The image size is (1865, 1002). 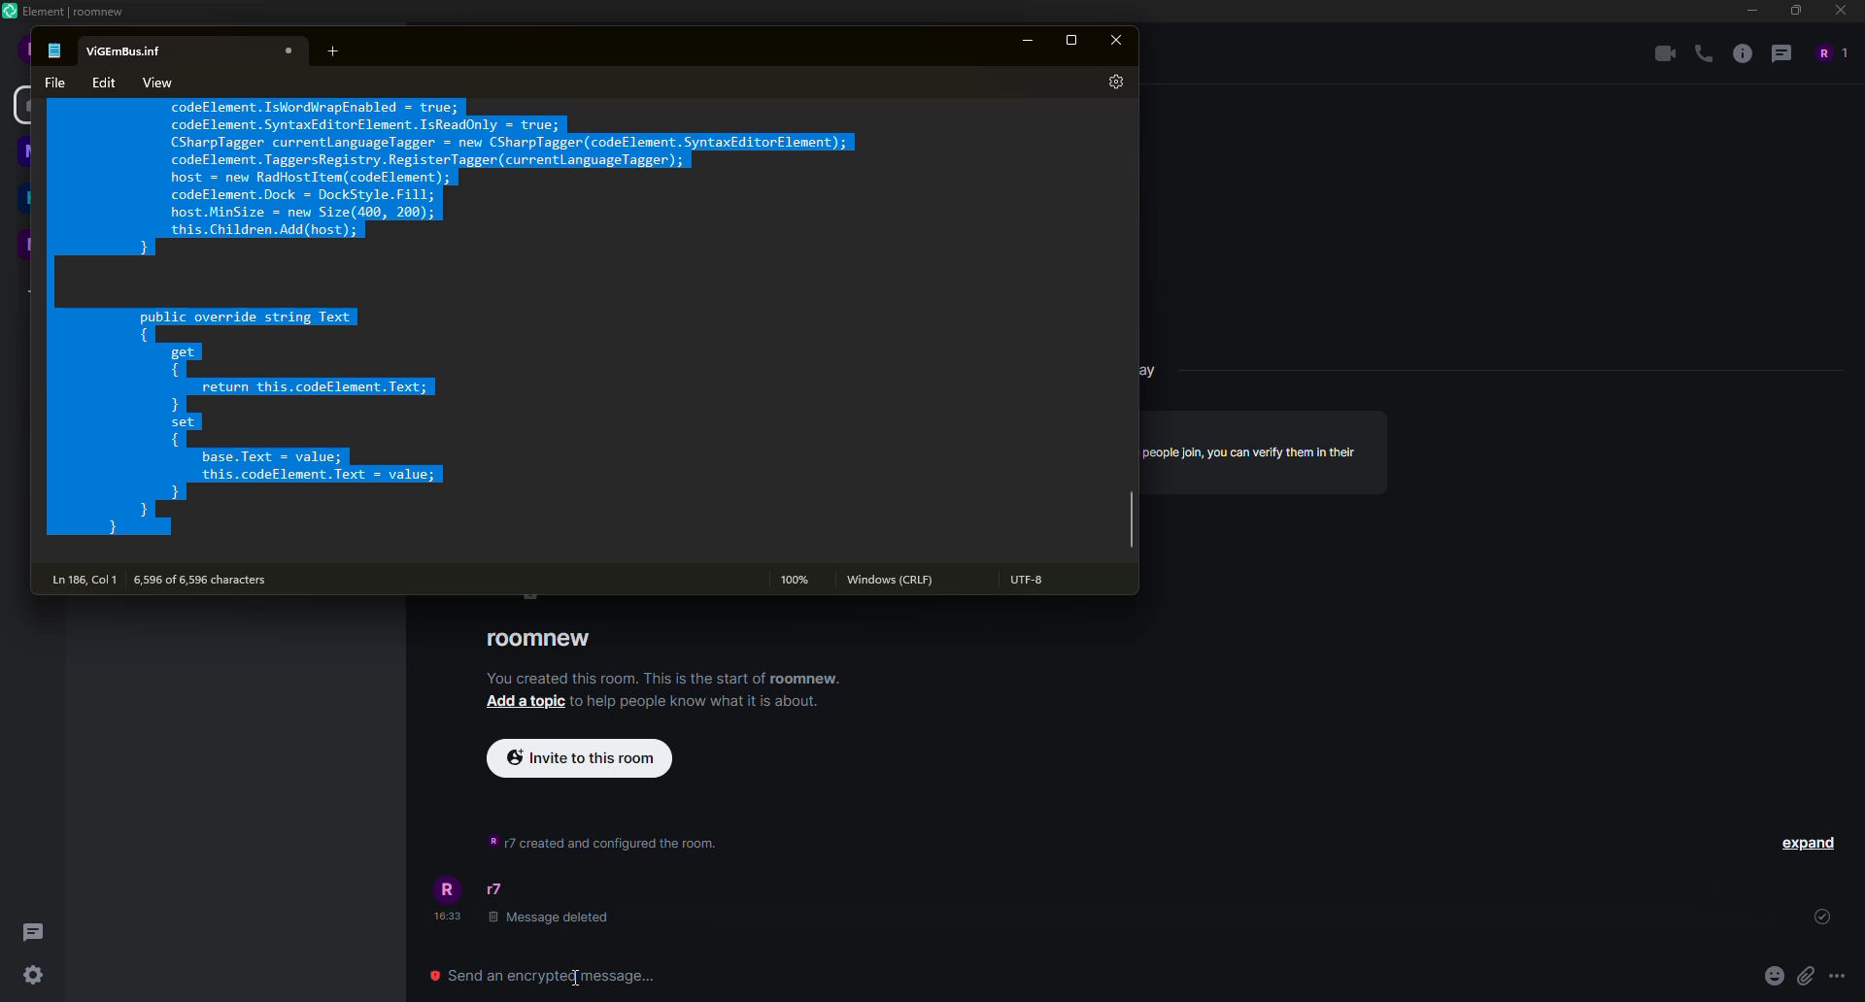 I want to click on threads, so click(x=31, y=930).